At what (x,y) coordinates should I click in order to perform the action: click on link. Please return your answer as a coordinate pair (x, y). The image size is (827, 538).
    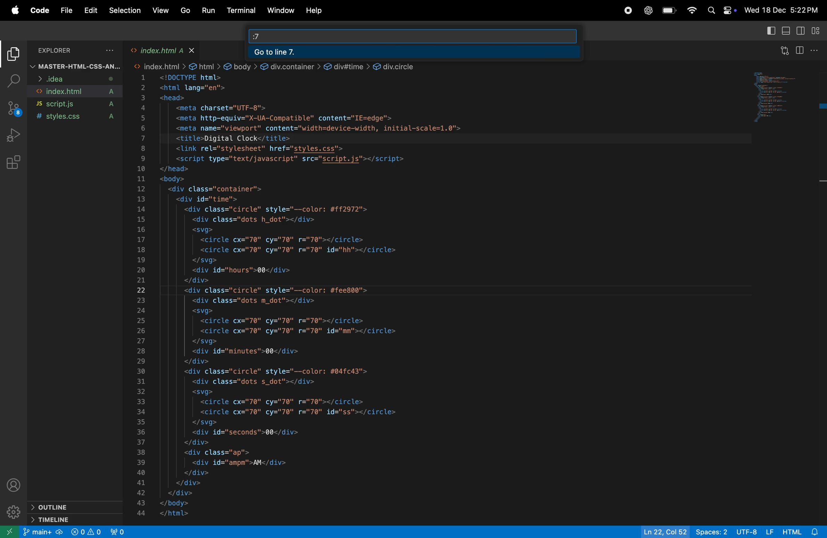
    Looking at the image, I should click on (347, 65).